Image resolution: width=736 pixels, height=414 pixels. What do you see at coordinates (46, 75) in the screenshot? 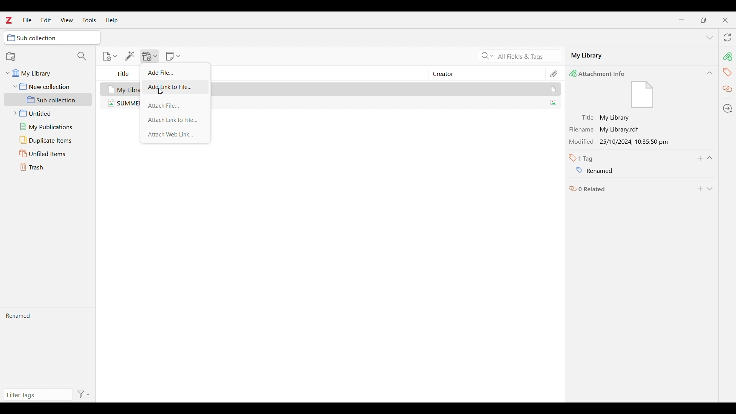
I see `My library folder` at bounding box center [46, 75].